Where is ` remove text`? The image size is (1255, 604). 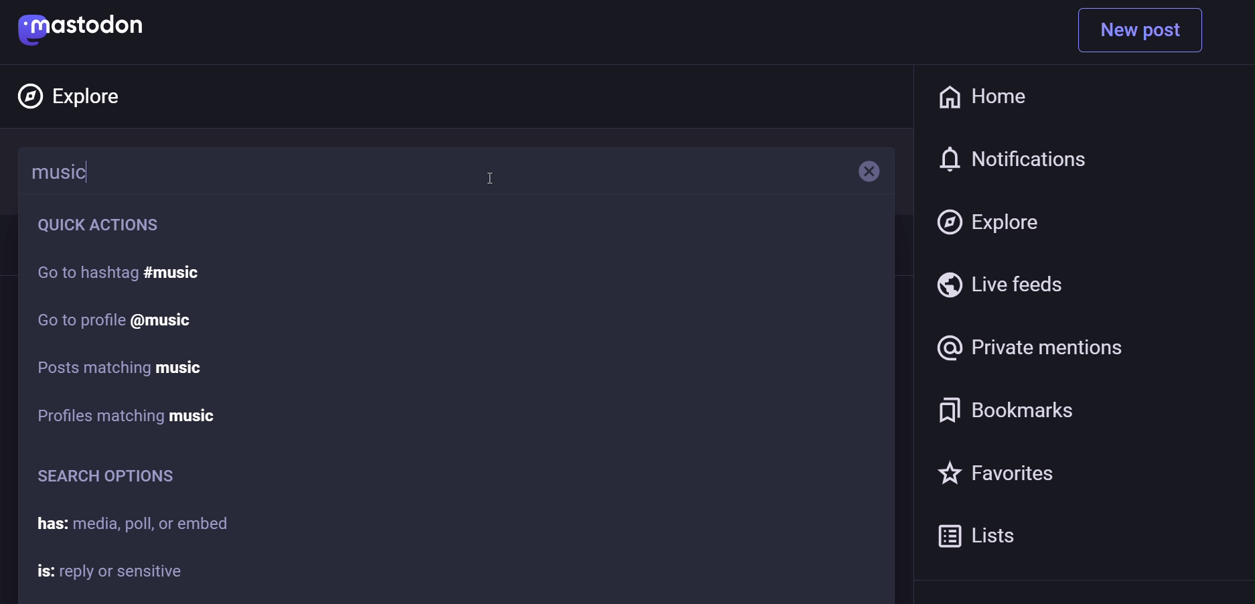  remove text is located at coordinates (861, 174).